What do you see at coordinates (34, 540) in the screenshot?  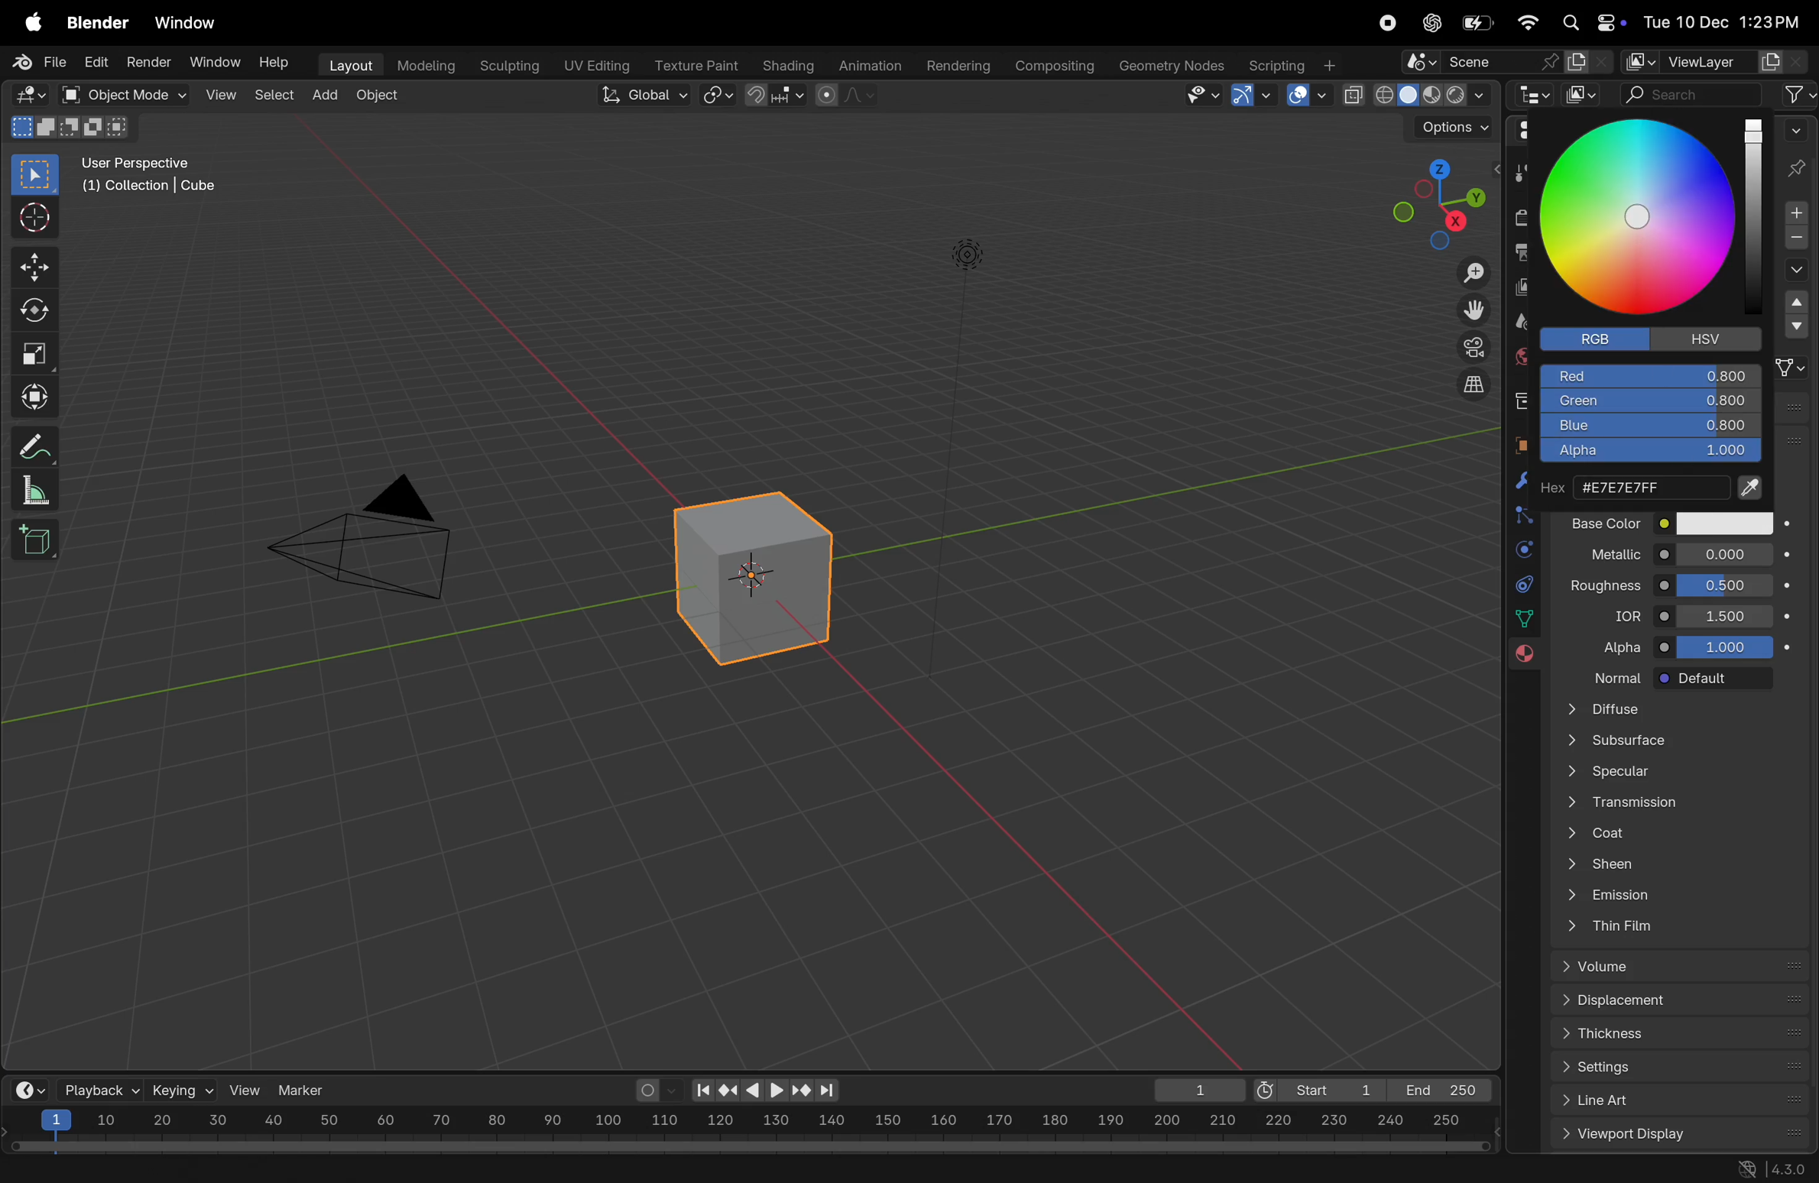 I see `3D cube` at bounding box center [34, 540].